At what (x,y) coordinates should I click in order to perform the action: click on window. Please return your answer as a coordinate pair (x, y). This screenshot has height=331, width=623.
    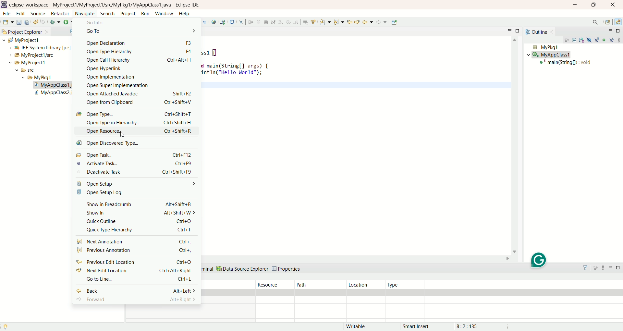
    Looking at the image, I should click on (164, 14).